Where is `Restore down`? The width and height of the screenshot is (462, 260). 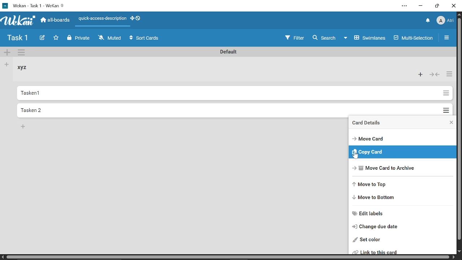
Restore down is located at coordinates (436, 6).